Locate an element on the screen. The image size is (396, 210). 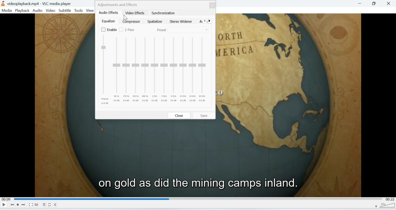
video effects is located at coordinates (136, 13).